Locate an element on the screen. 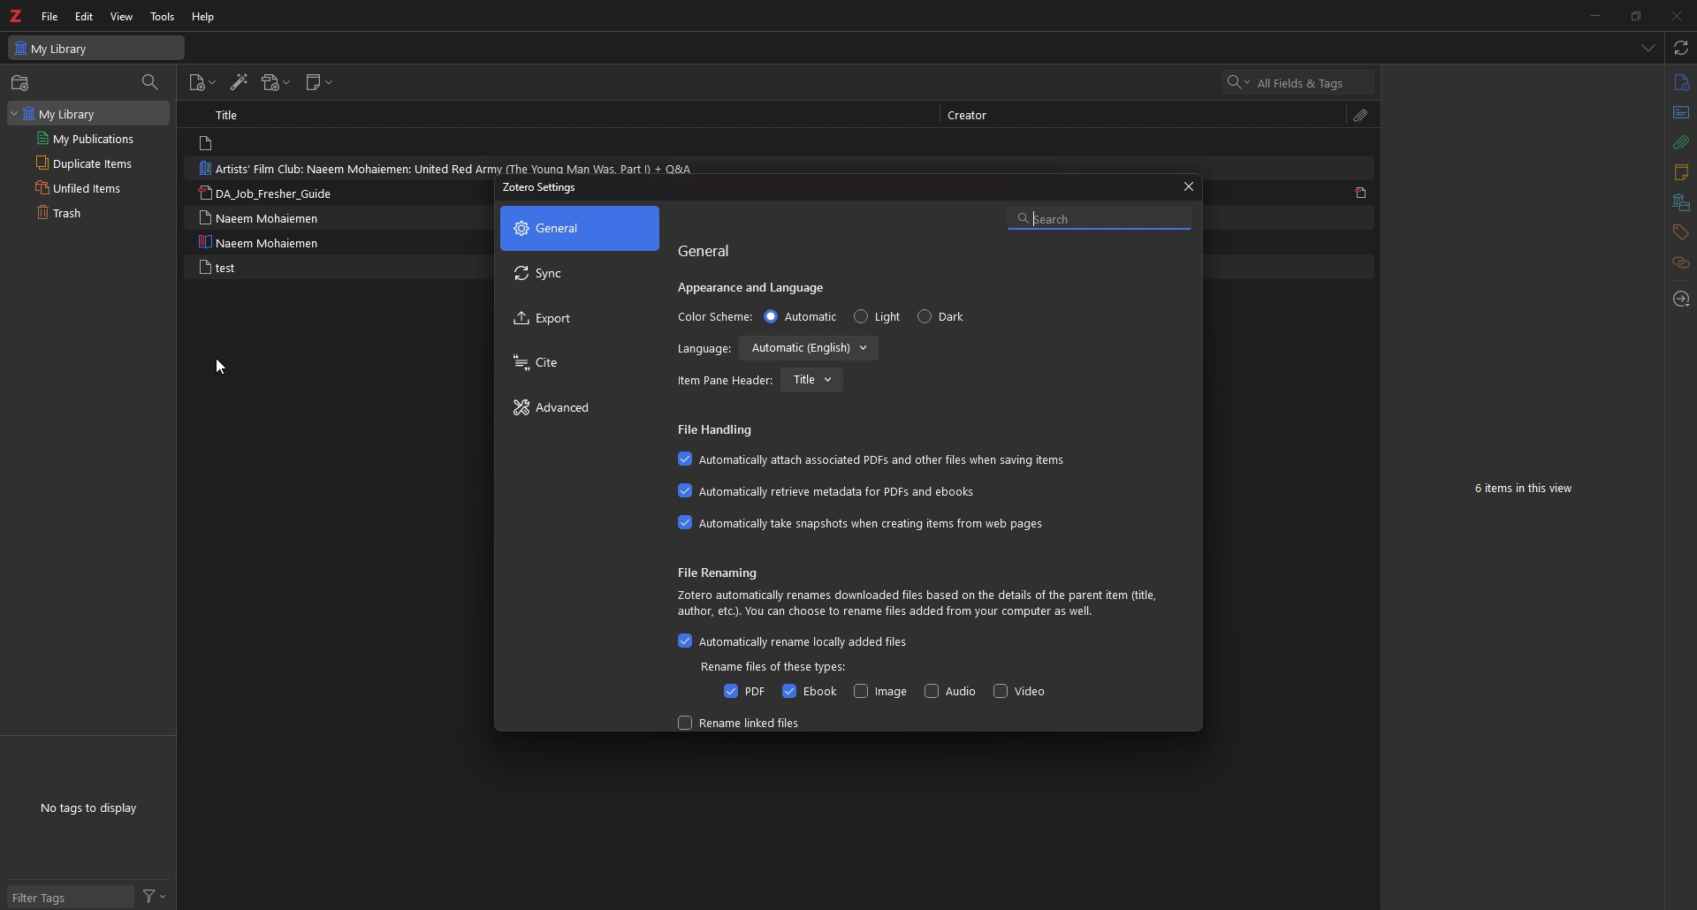 This screenshot has width=1697, height=910. export is located at coordinates (578, 319).